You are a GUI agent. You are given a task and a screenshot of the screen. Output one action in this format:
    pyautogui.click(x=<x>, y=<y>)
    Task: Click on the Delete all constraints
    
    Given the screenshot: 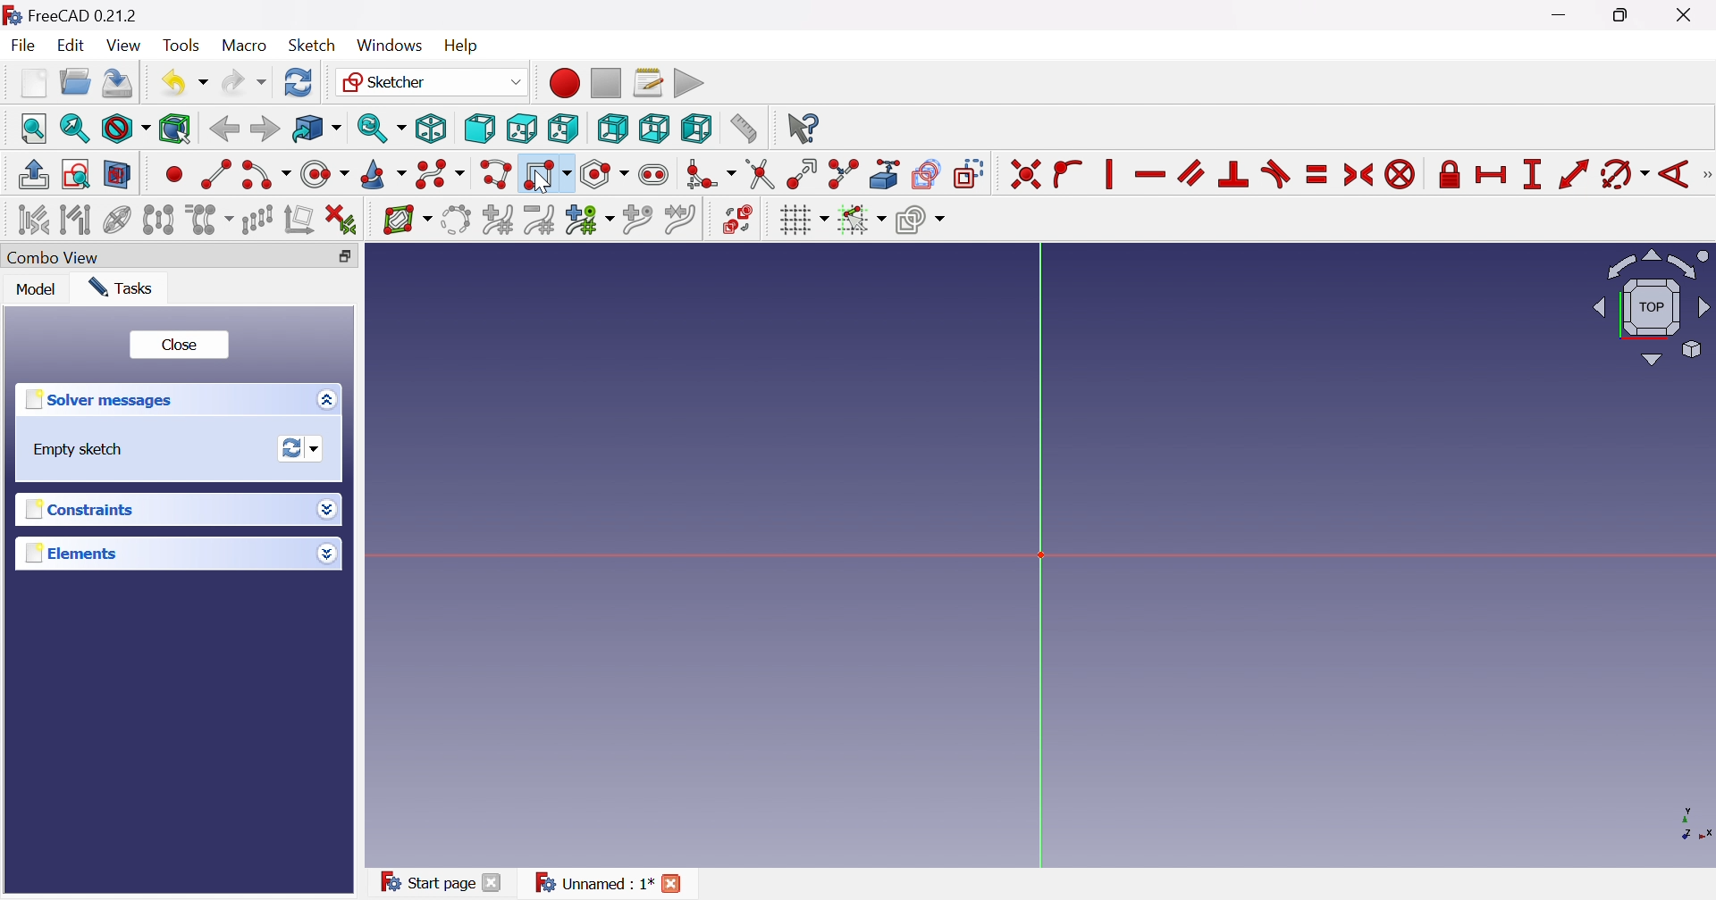 What is the action you would take?
    pyautogui.click(x=341, y=221)
    